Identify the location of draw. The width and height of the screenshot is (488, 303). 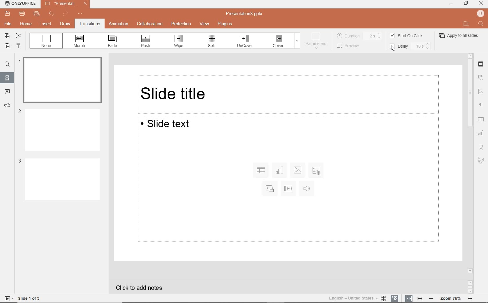
(66, 24).